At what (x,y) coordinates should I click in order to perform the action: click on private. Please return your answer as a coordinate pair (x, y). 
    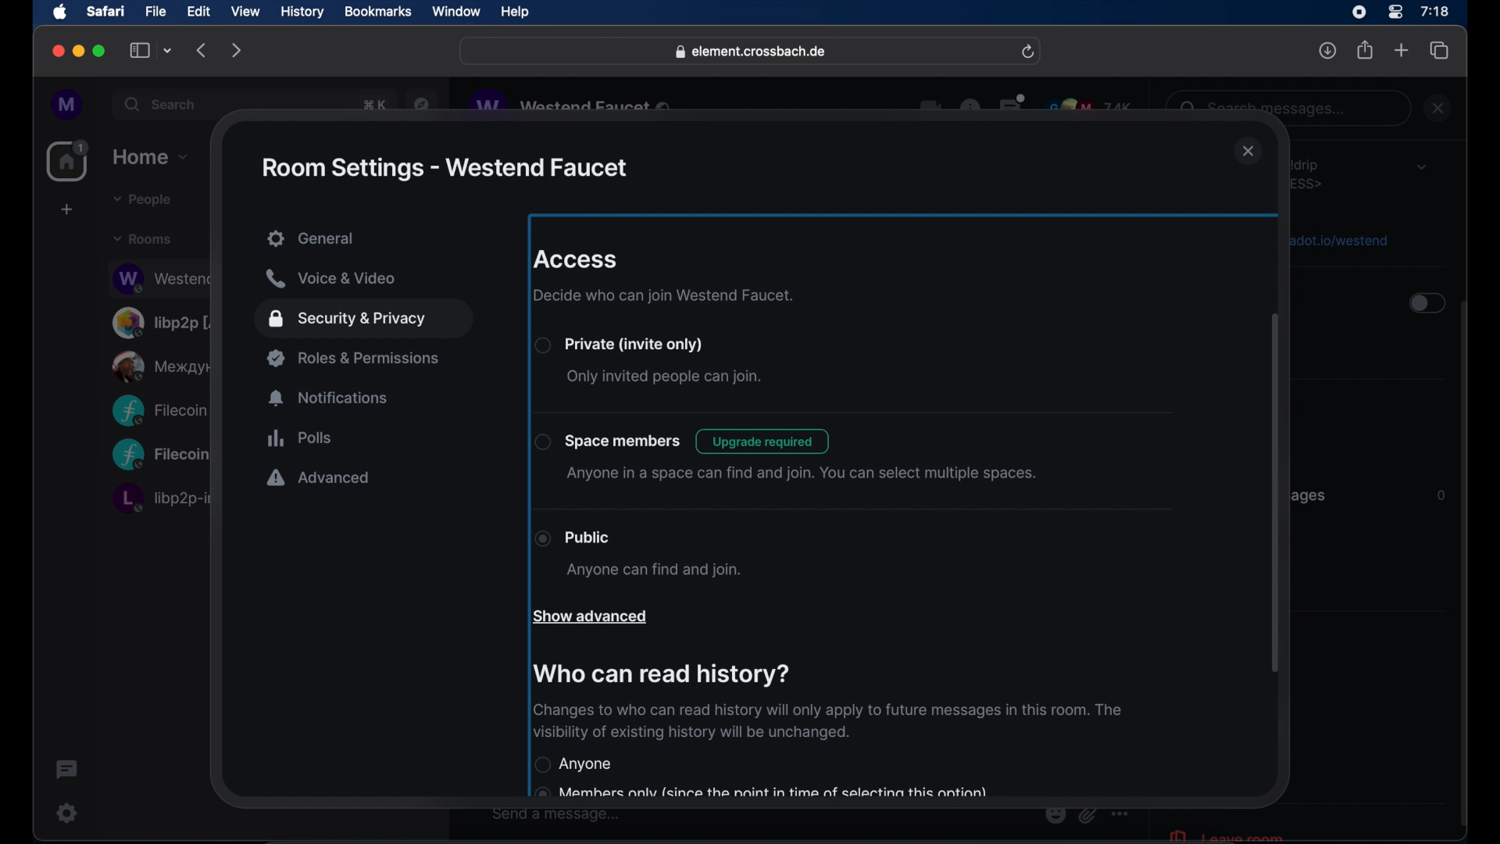
    Looking at the image, I should click on (648, 361).